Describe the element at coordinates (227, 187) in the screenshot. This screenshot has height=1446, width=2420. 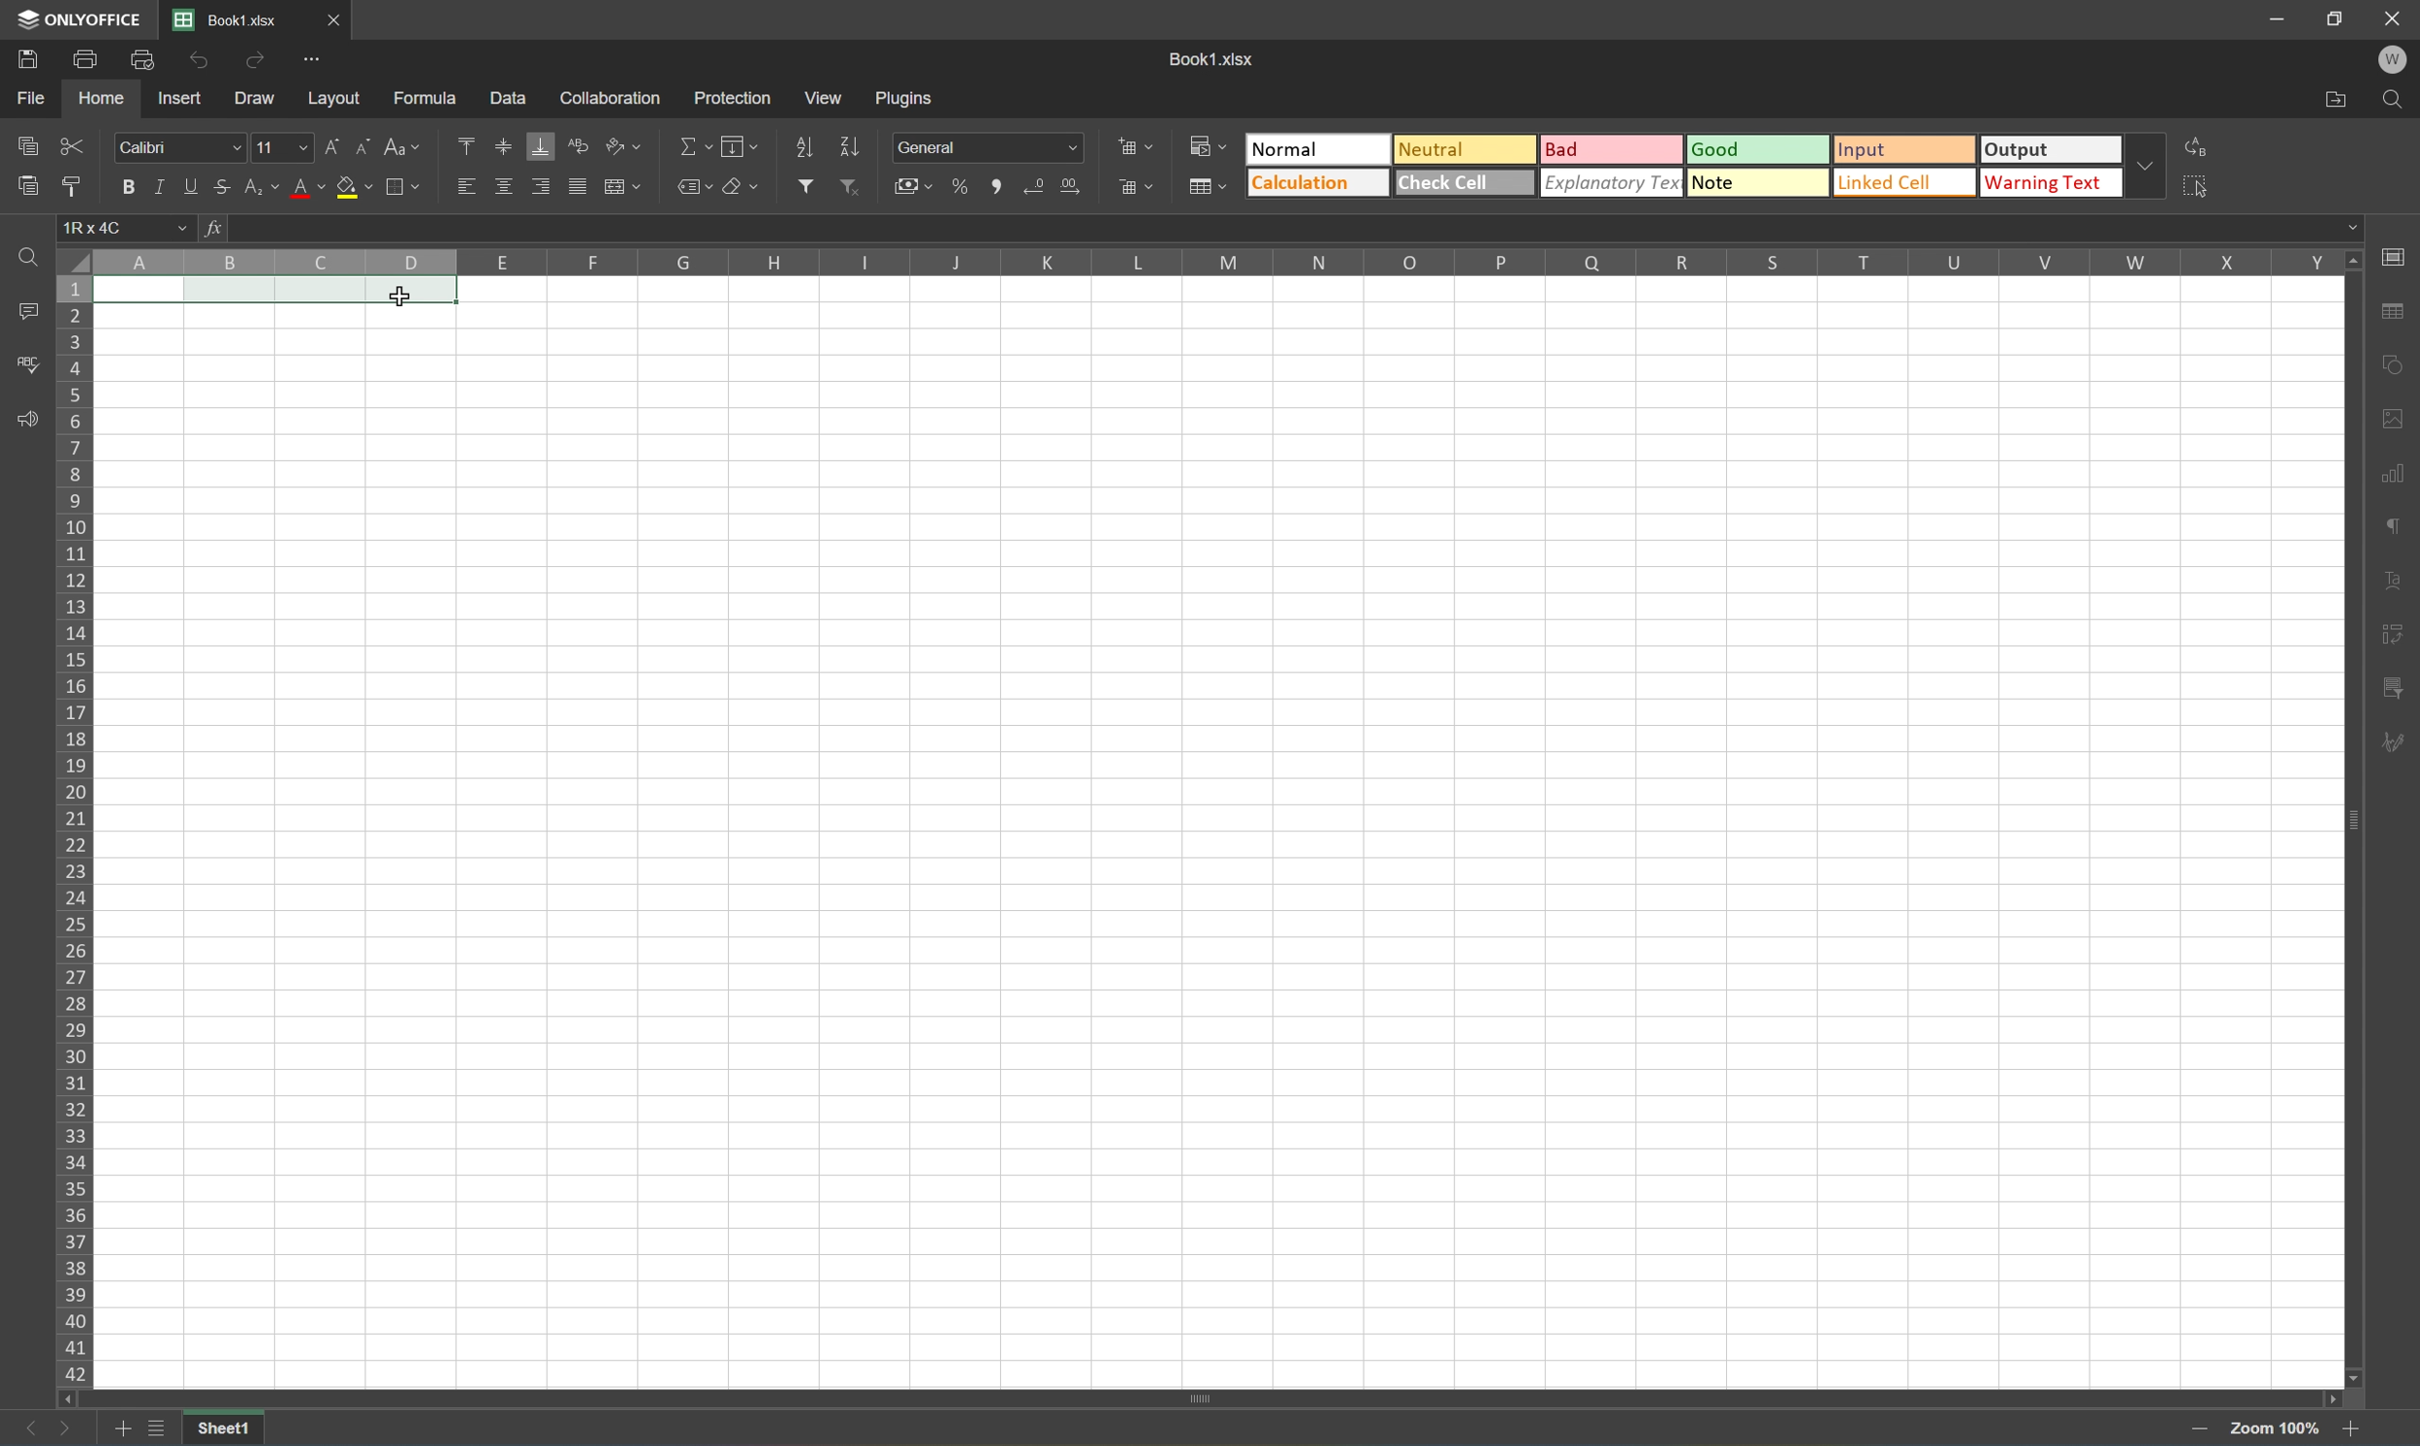
I see `Strikethrough` at that location.